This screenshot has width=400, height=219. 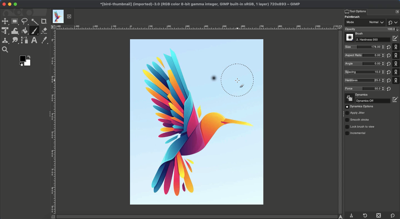 I want to click on Magnify, so click(x=6, y=50).